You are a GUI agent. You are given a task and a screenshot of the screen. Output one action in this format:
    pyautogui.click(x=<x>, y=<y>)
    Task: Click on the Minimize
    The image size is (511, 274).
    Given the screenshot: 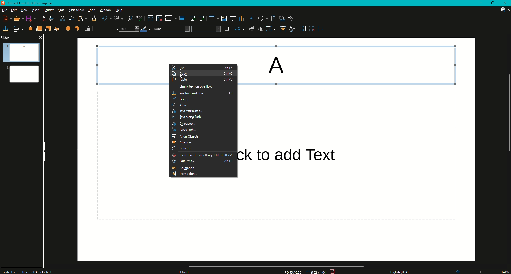 What is the action you would take?
    pyautogui.click(x=481, y=3)
    